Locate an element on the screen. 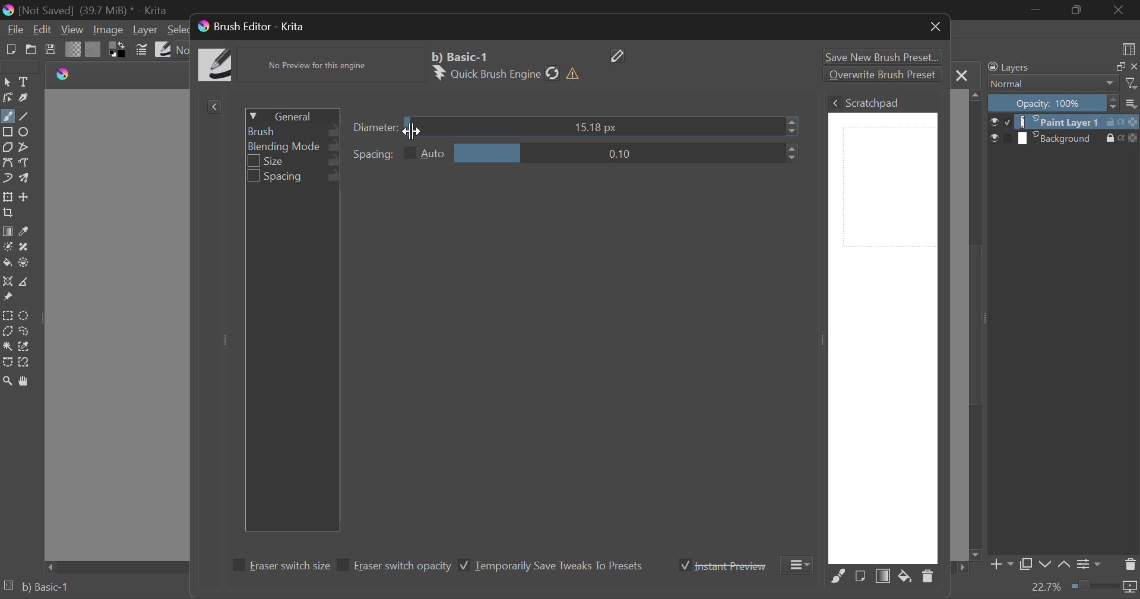 Image resolution: width=1140 pixels, height=599 pixels. Eraser switch opacity is located at coordinates (395, 566).